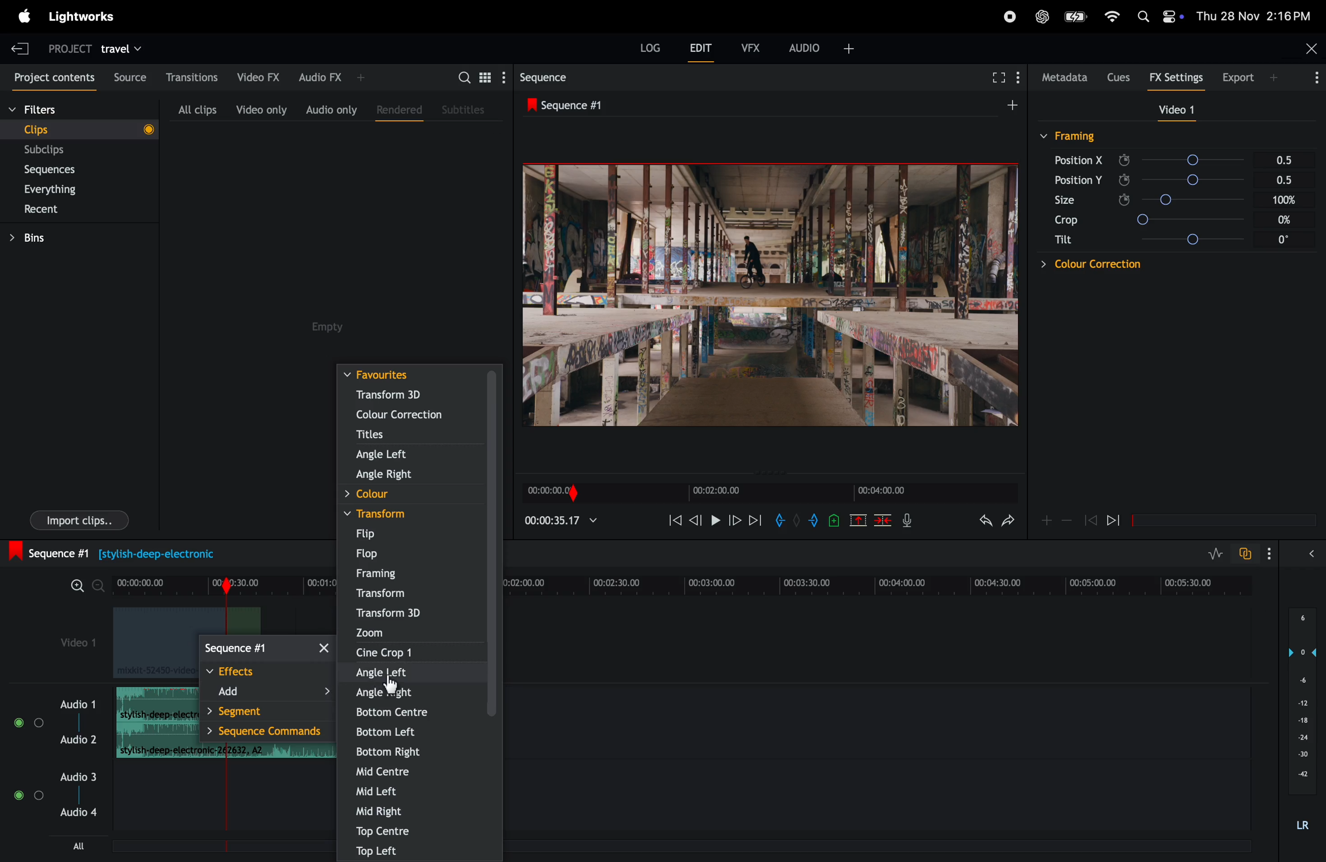 This screenshot has width=1326, height=862. I want to click on edit, so click(701, 51).